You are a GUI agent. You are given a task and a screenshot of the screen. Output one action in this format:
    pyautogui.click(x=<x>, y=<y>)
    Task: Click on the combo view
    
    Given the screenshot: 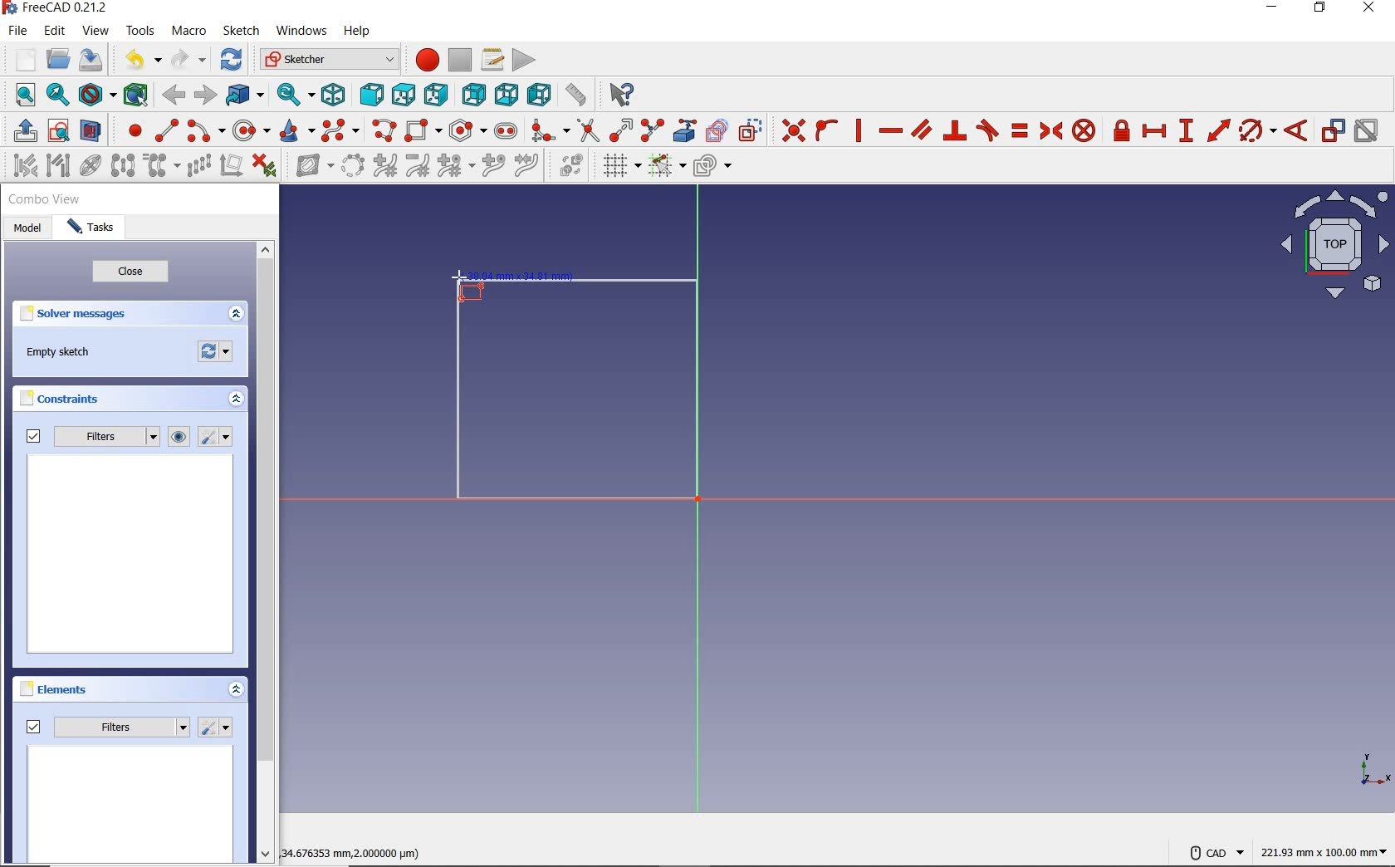 What is the action you would take?
    pyautogui.click(x=45, y=202)
    